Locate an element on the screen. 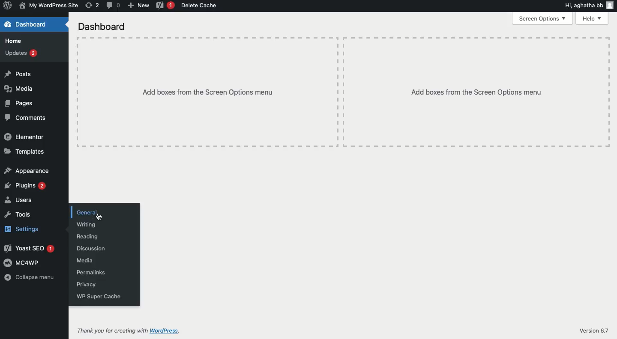 Image resolution: width=617 pixels, height=339 pixels. Thank you for creating with is located at coordinates (112, 329).